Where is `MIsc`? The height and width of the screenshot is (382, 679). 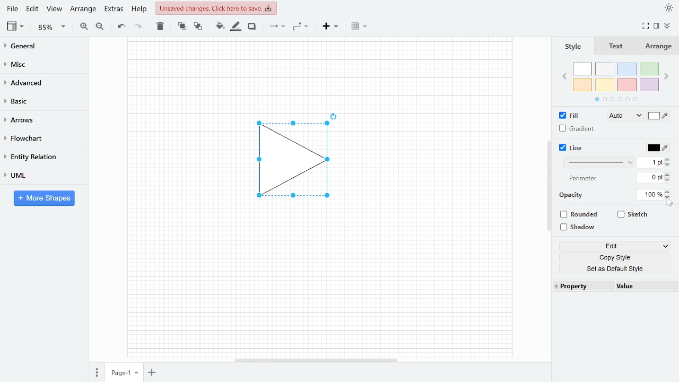 MIsc is located at coordinates (40, 64).